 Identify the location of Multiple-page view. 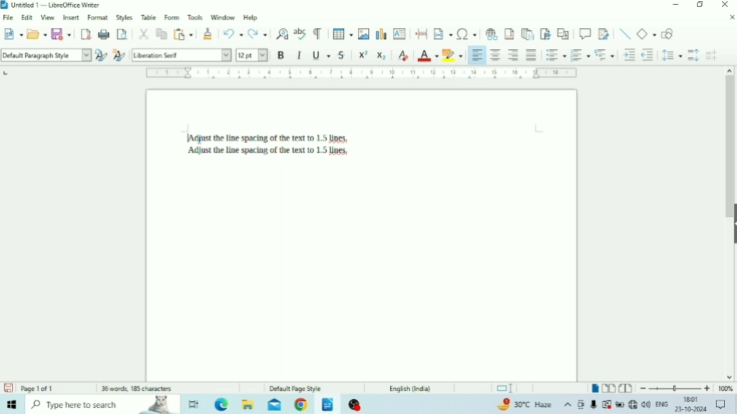
(609, 388).